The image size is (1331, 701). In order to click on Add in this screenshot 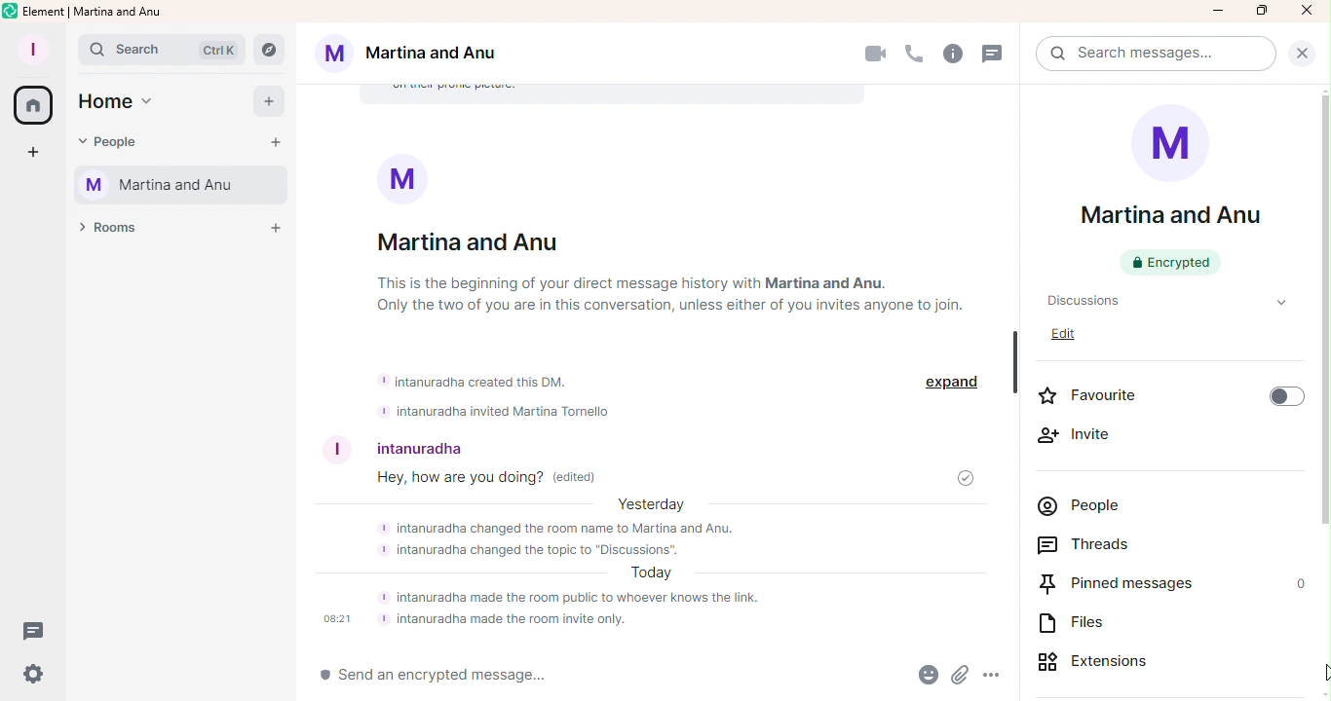, I will do `click(273, 103)`.